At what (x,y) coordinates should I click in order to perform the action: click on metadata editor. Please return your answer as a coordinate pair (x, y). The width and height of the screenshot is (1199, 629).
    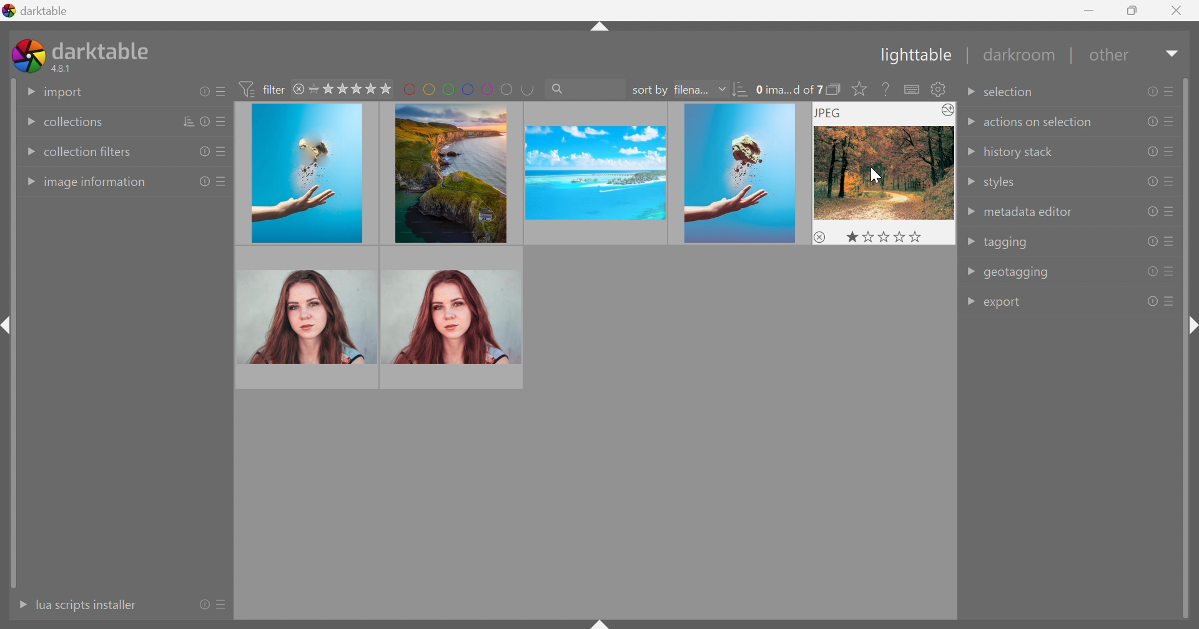
    Looking at the image, I should click on (1035, 212).